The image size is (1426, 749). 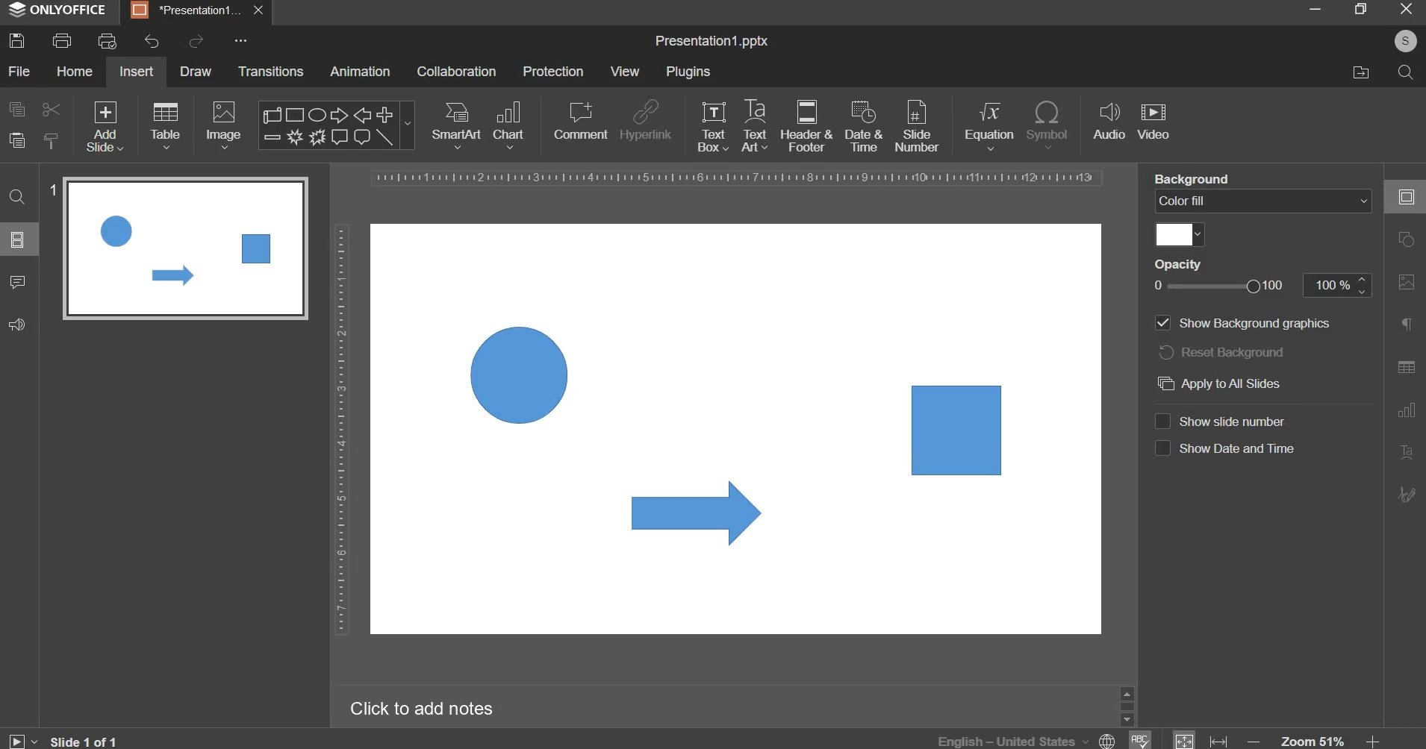 I want to click on date & time, so click(x=864, y=126).